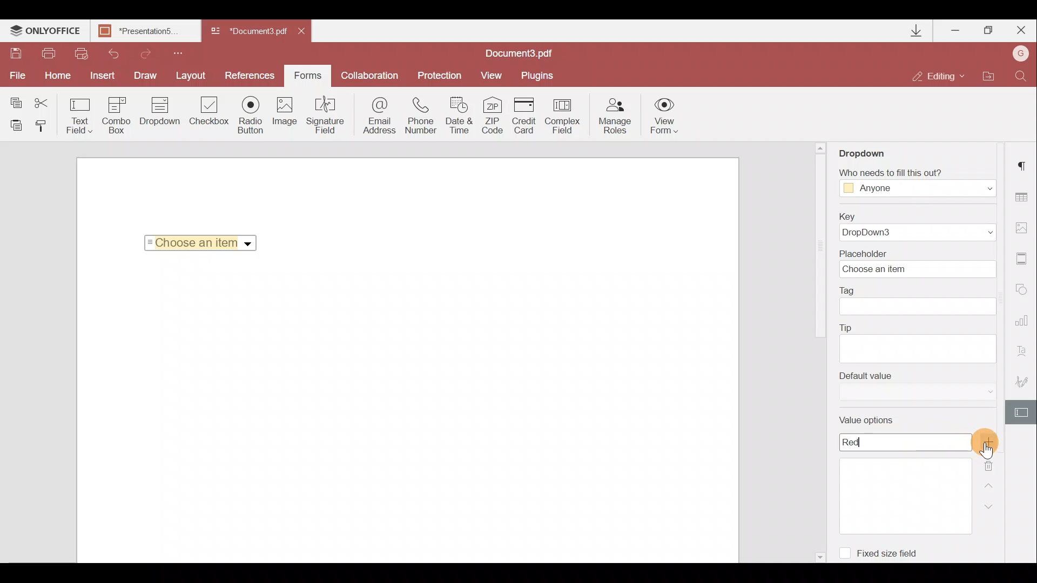 The width and height of the screenshot is (1037, 583). Describe the element at coordinates (988, 442) in the screenshot. I see `Add` at that location.